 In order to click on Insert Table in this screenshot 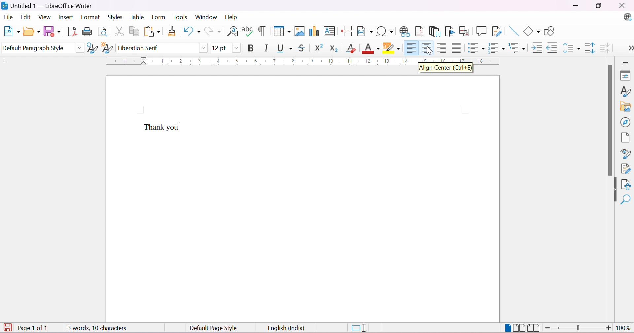, I will do `click(299, 31)`.